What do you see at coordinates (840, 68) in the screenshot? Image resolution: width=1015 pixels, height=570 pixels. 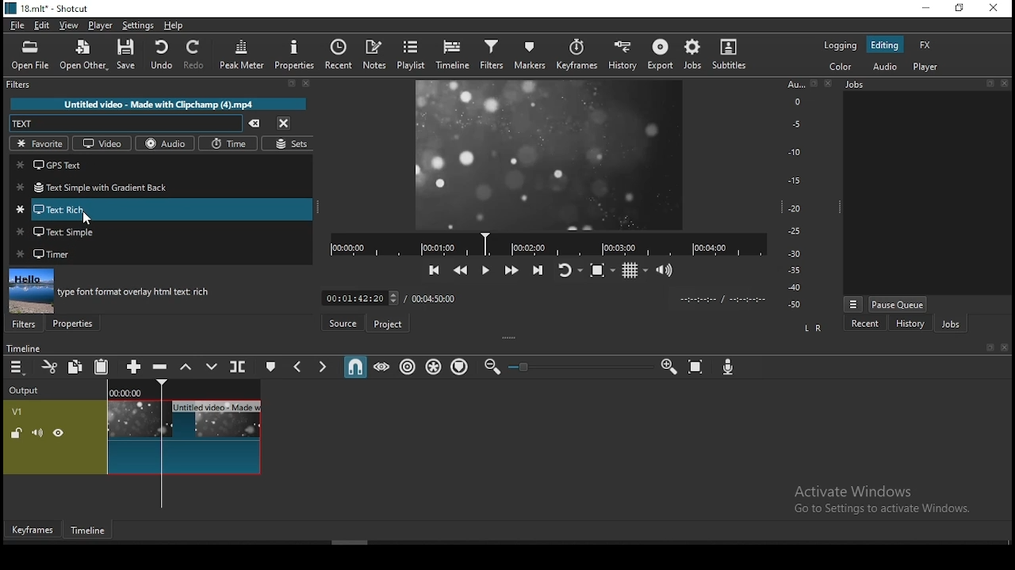 I see `color` at bounding box center [840, 68].